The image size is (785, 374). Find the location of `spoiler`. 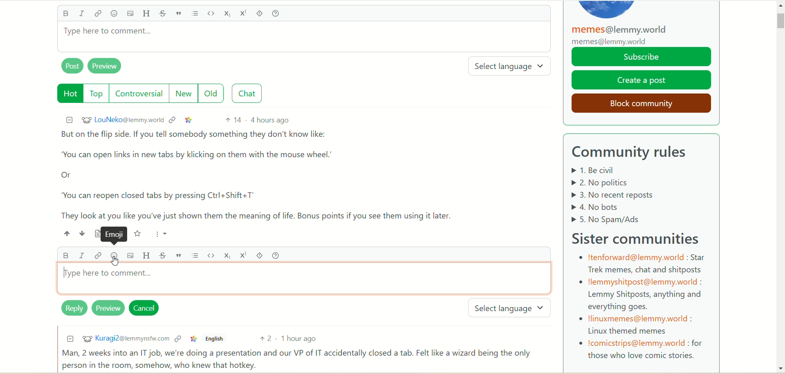

spoiler is located at coordinates (258, 255).